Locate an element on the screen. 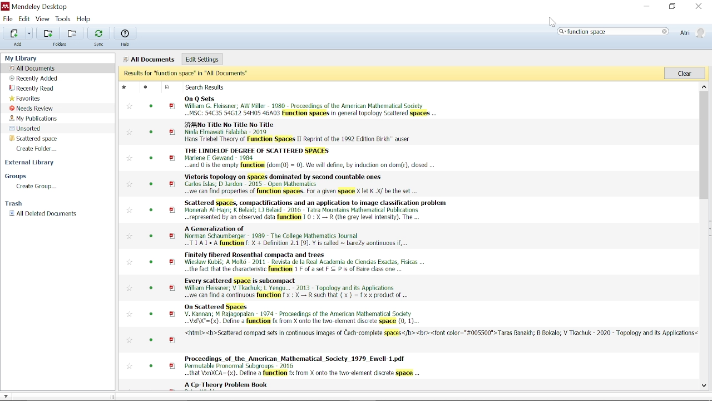  Results for “function space” in "All Documents” is located at coordinates (391, 74).